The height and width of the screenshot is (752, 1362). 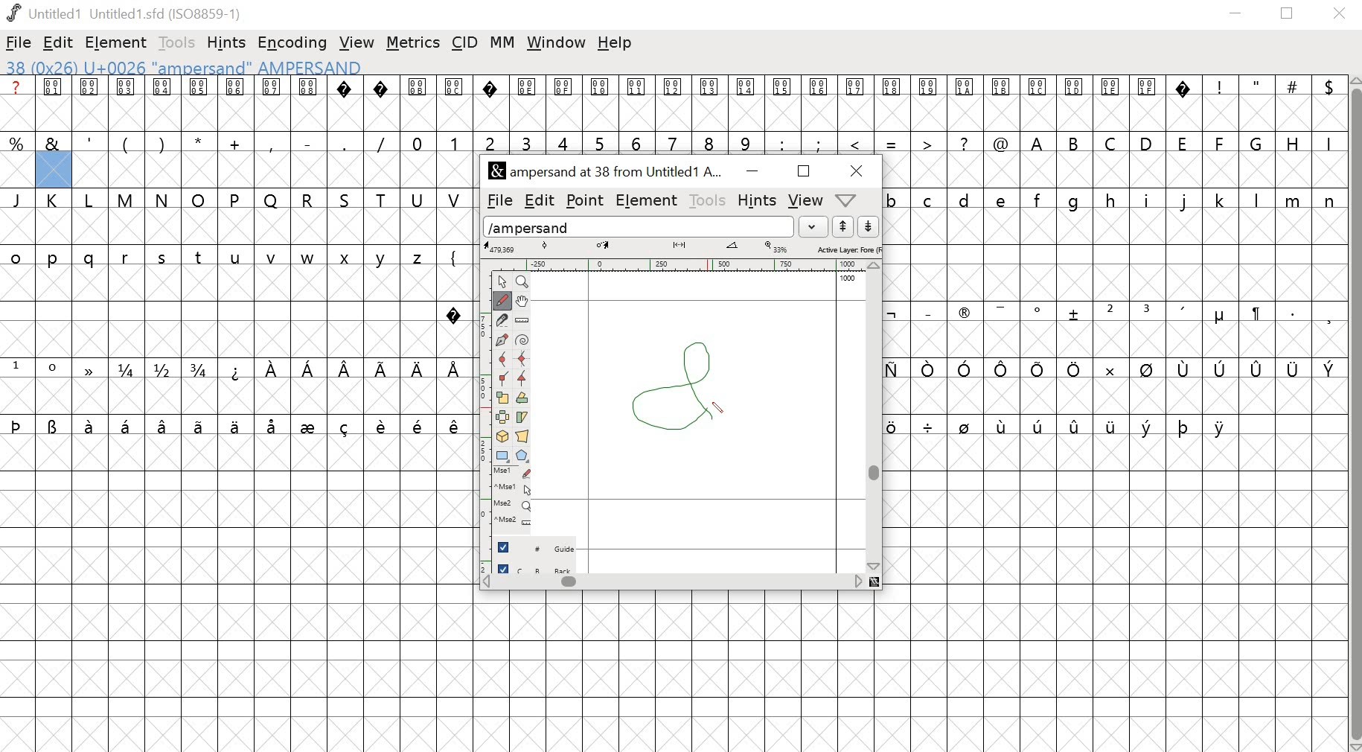 What do you see at coordinates (1038, 104) in the screenshot?
I see `001C` at bounding box center [1038, 104].